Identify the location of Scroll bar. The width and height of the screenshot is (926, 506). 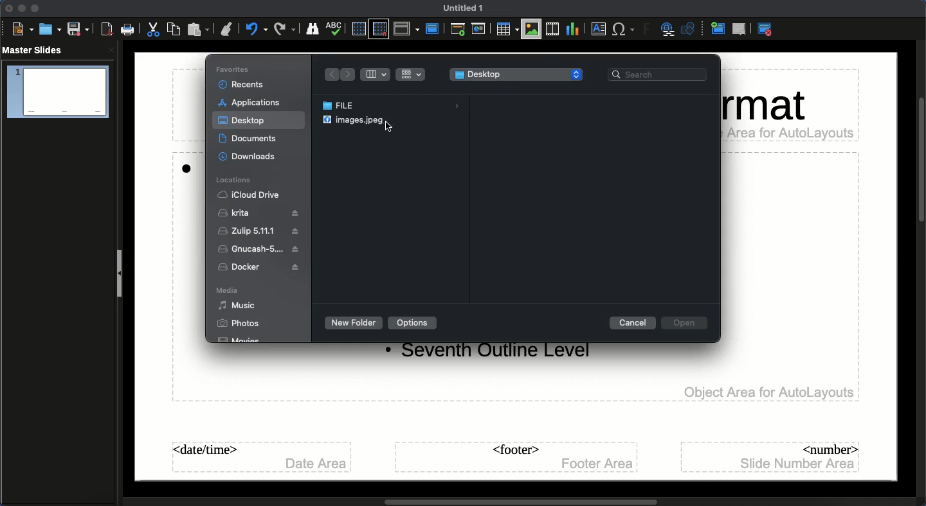
(920, 160).